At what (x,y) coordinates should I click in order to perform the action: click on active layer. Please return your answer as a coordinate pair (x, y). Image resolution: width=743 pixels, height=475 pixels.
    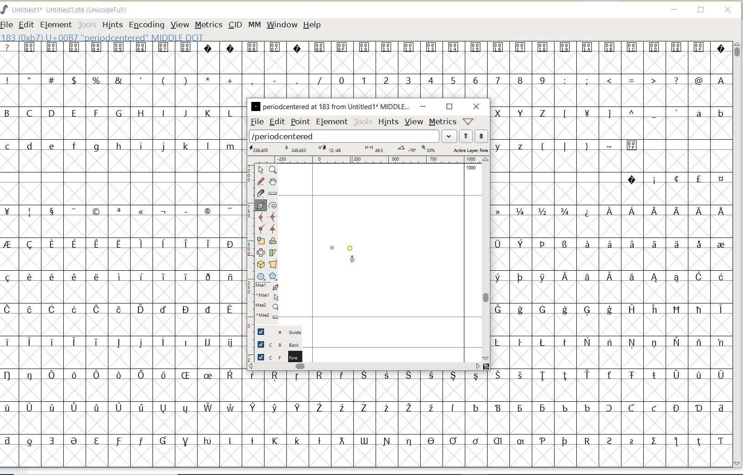
    Looking at the image, I should click on (368, 150).